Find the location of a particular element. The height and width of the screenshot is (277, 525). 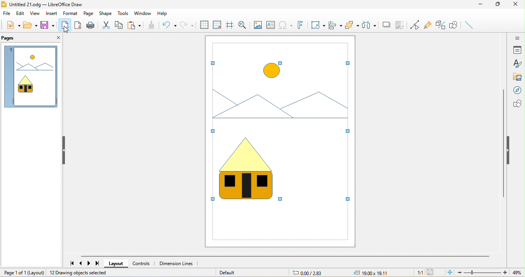

default is located at coordinates (228, 272).